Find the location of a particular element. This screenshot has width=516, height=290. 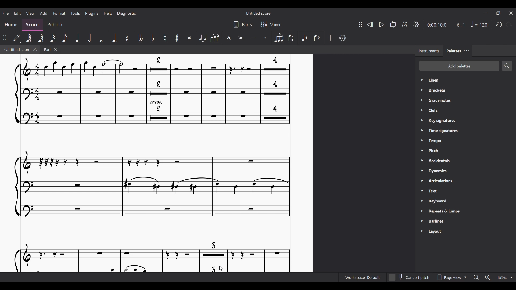

Staccato is located at coordinates (266, 38).